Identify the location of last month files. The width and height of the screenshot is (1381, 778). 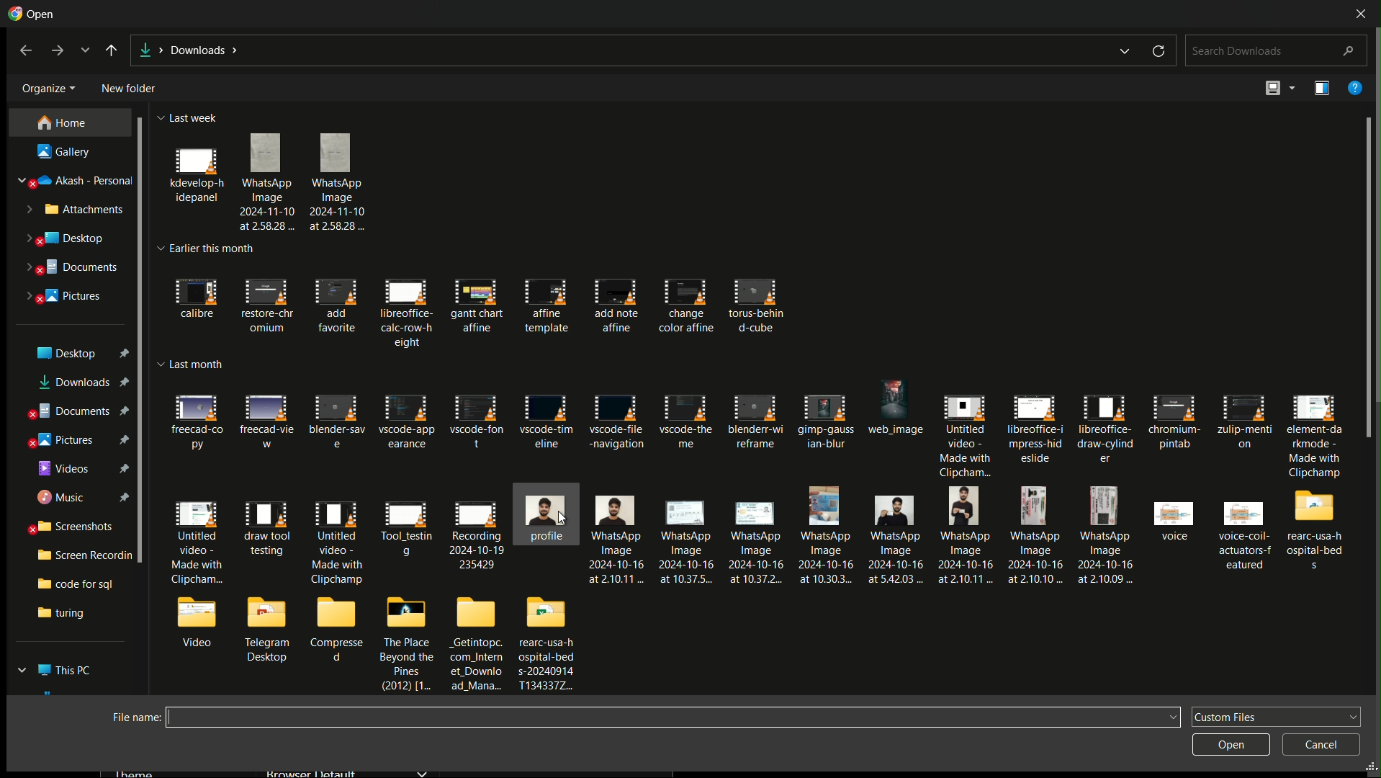
(754, 540).